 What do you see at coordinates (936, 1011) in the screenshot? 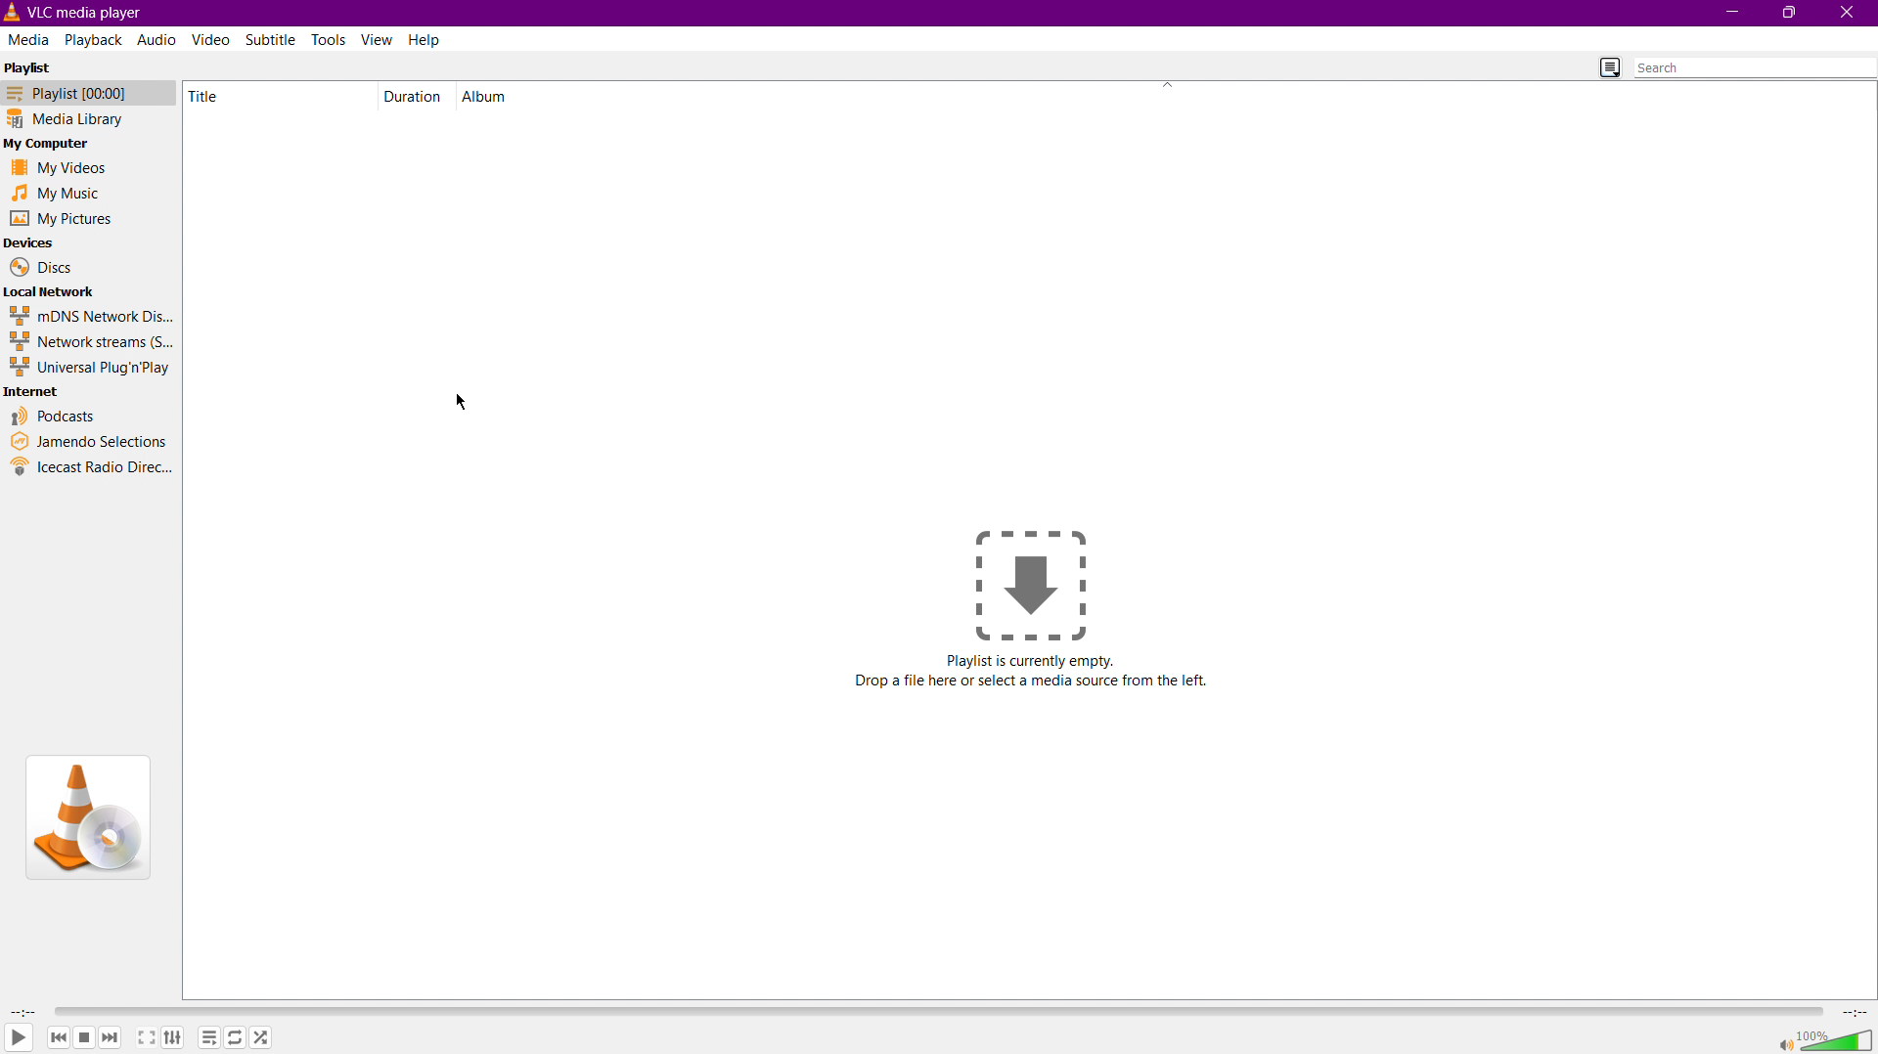
I see `Timeline` at bounding box center [936, 1011].